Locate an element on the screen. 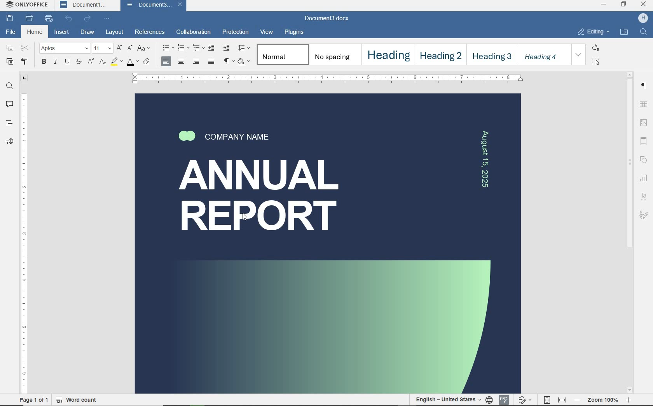 The width and height of the screenshot is (653, 406). redo is located at coordinates (88, 19).